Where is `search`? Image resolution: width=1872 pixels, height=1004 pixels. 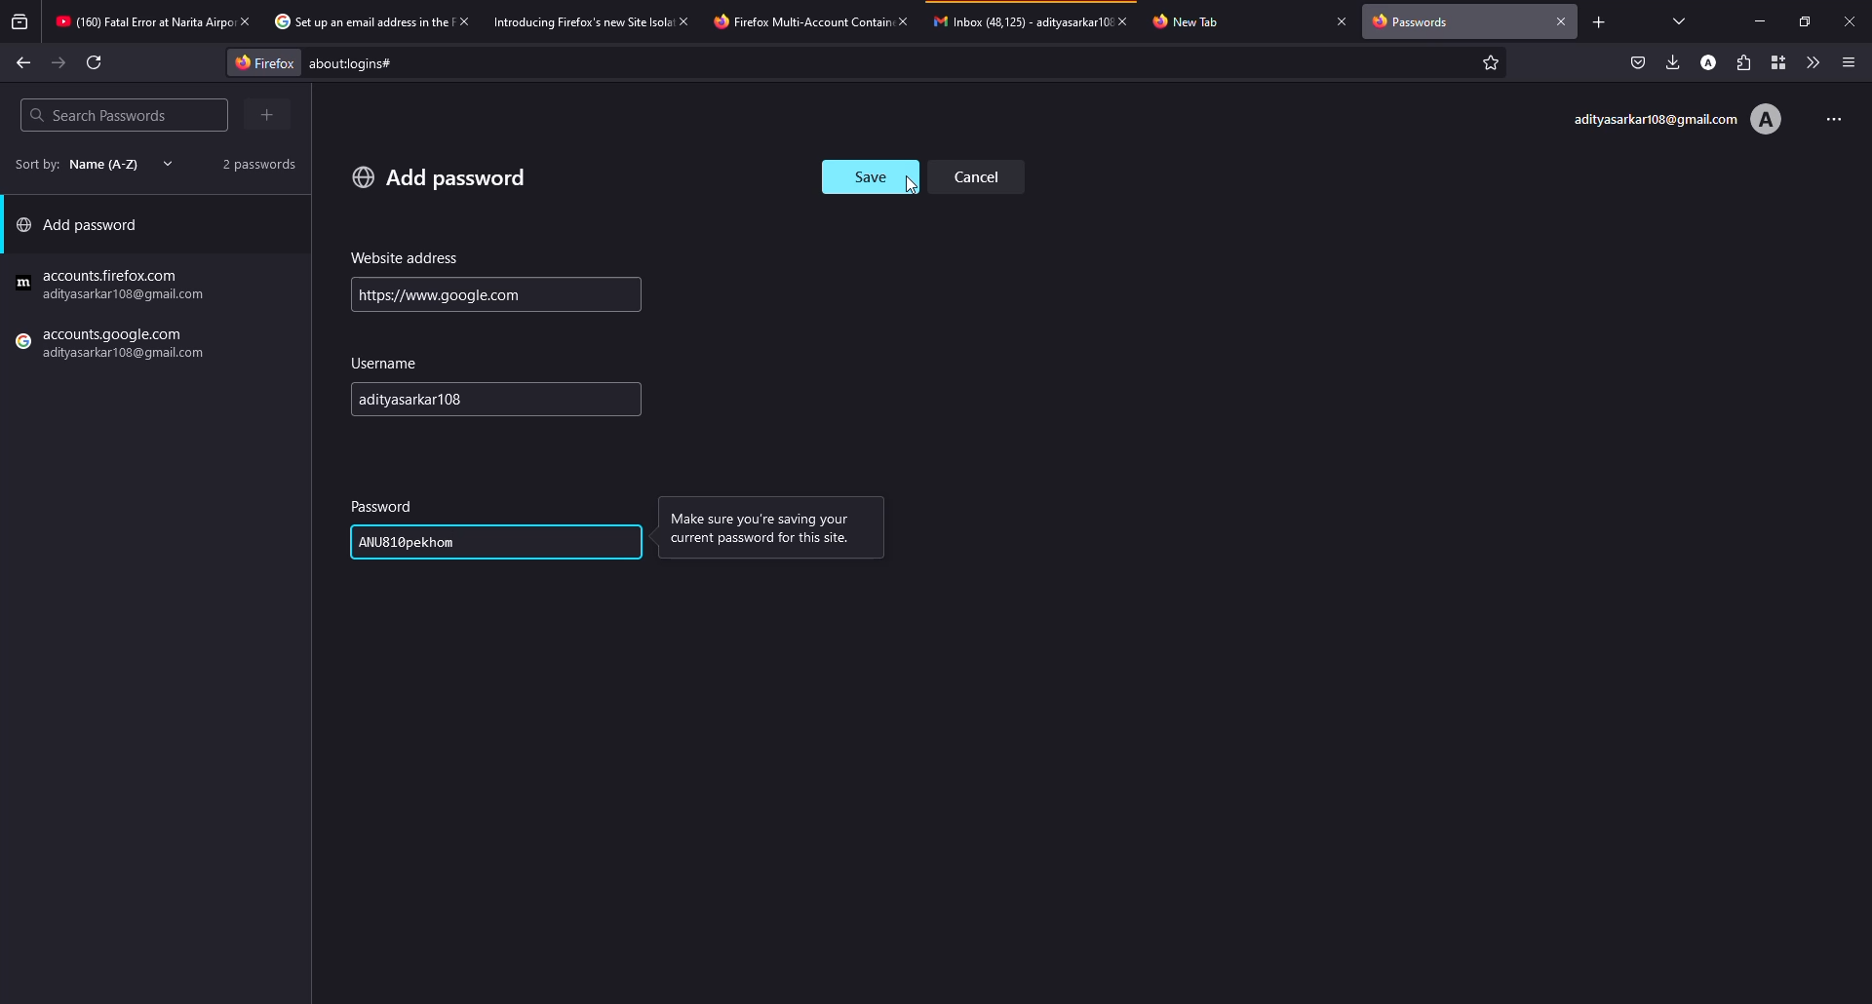 search is located at coordinates (97, 115).